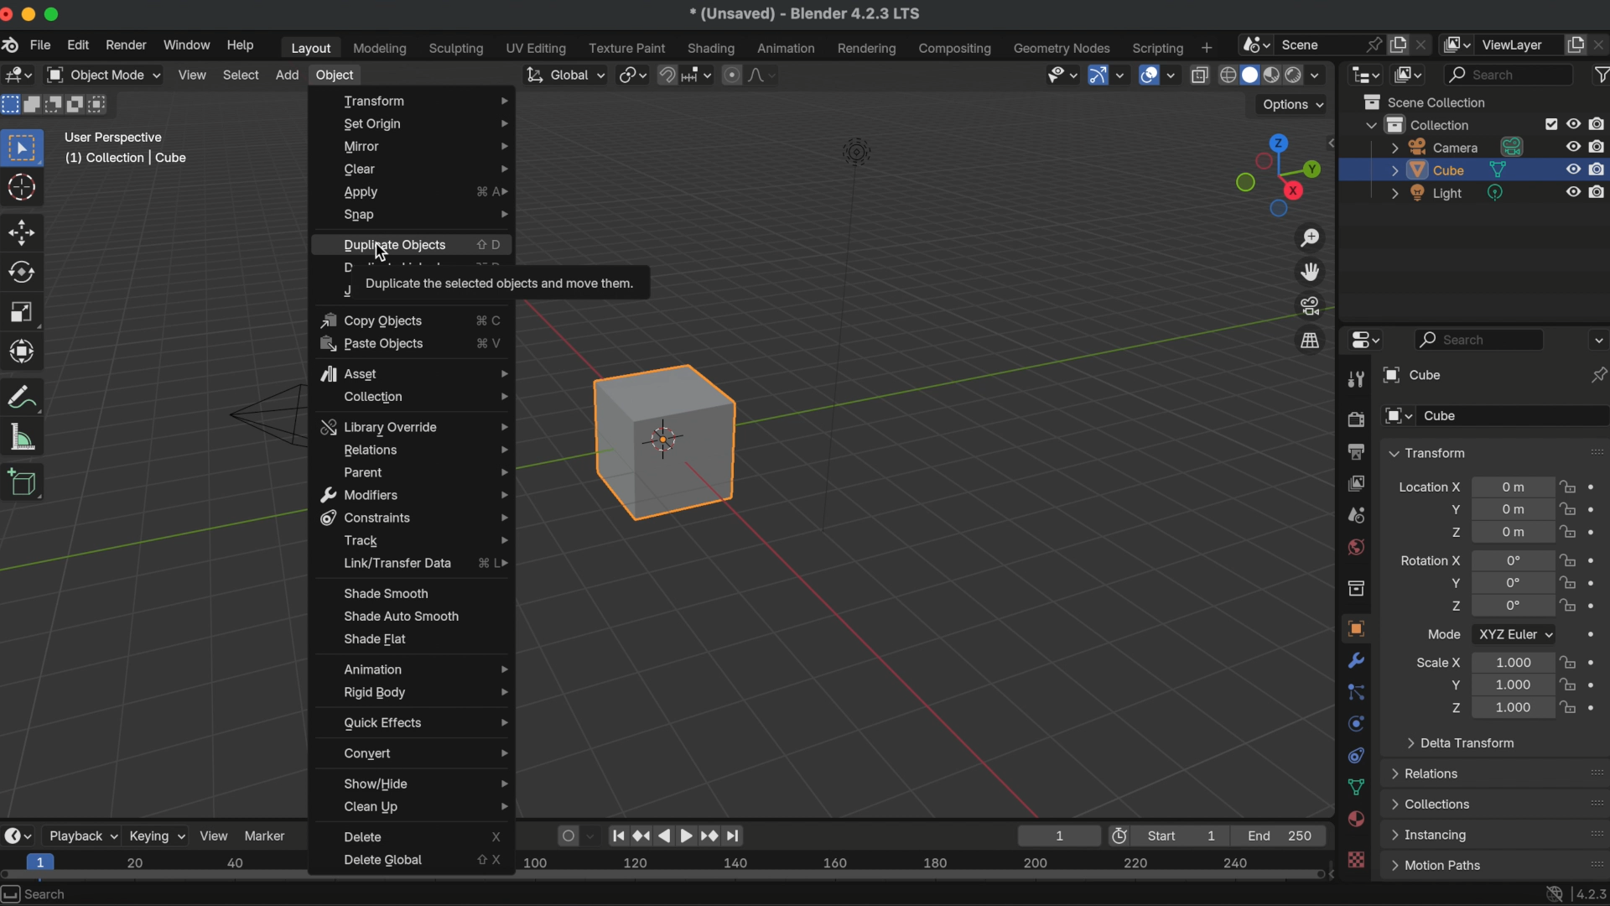  I want to click on scale, so click(25, 351).